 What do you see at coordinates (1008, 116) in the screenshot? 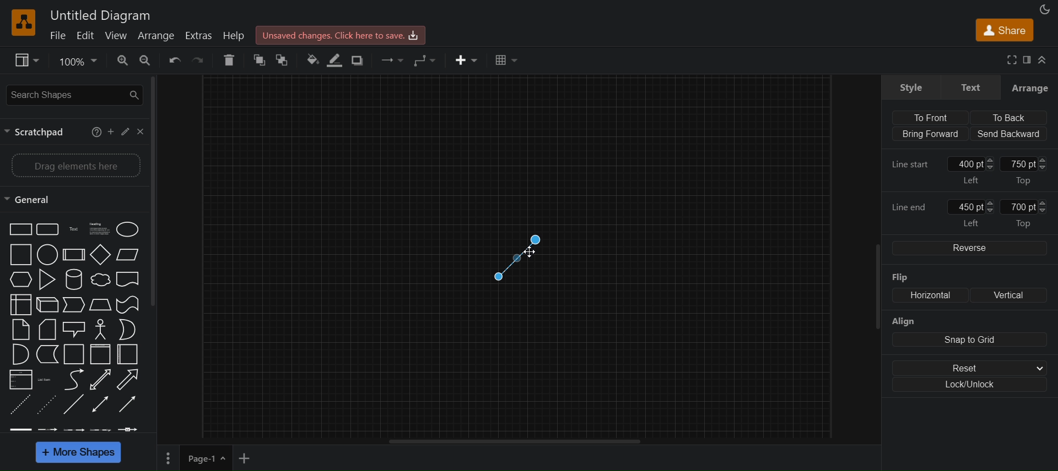
I see `to back` at bounding box center [1008, 116].